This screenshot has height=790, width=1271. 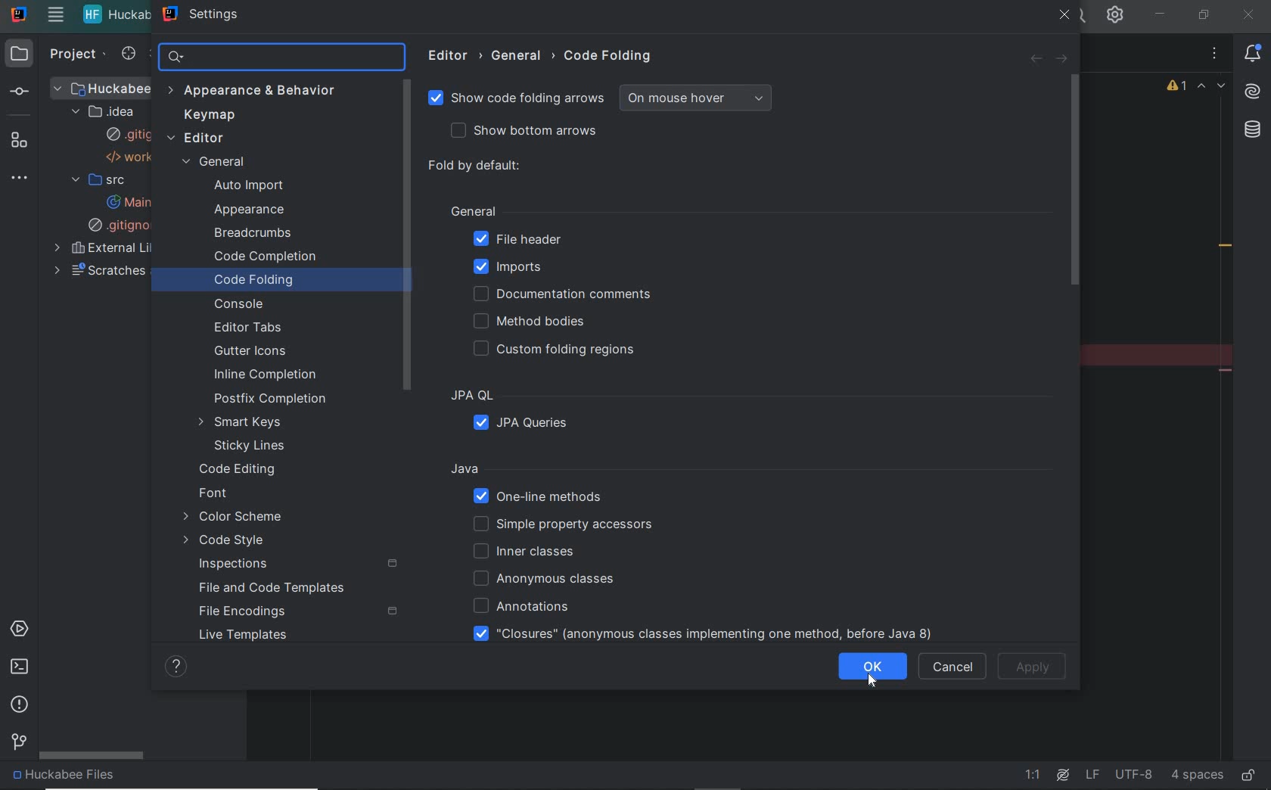 What do you see at coordinates (235, 305) in the screenshot?
I see `console` at bounding box center [235, 305].